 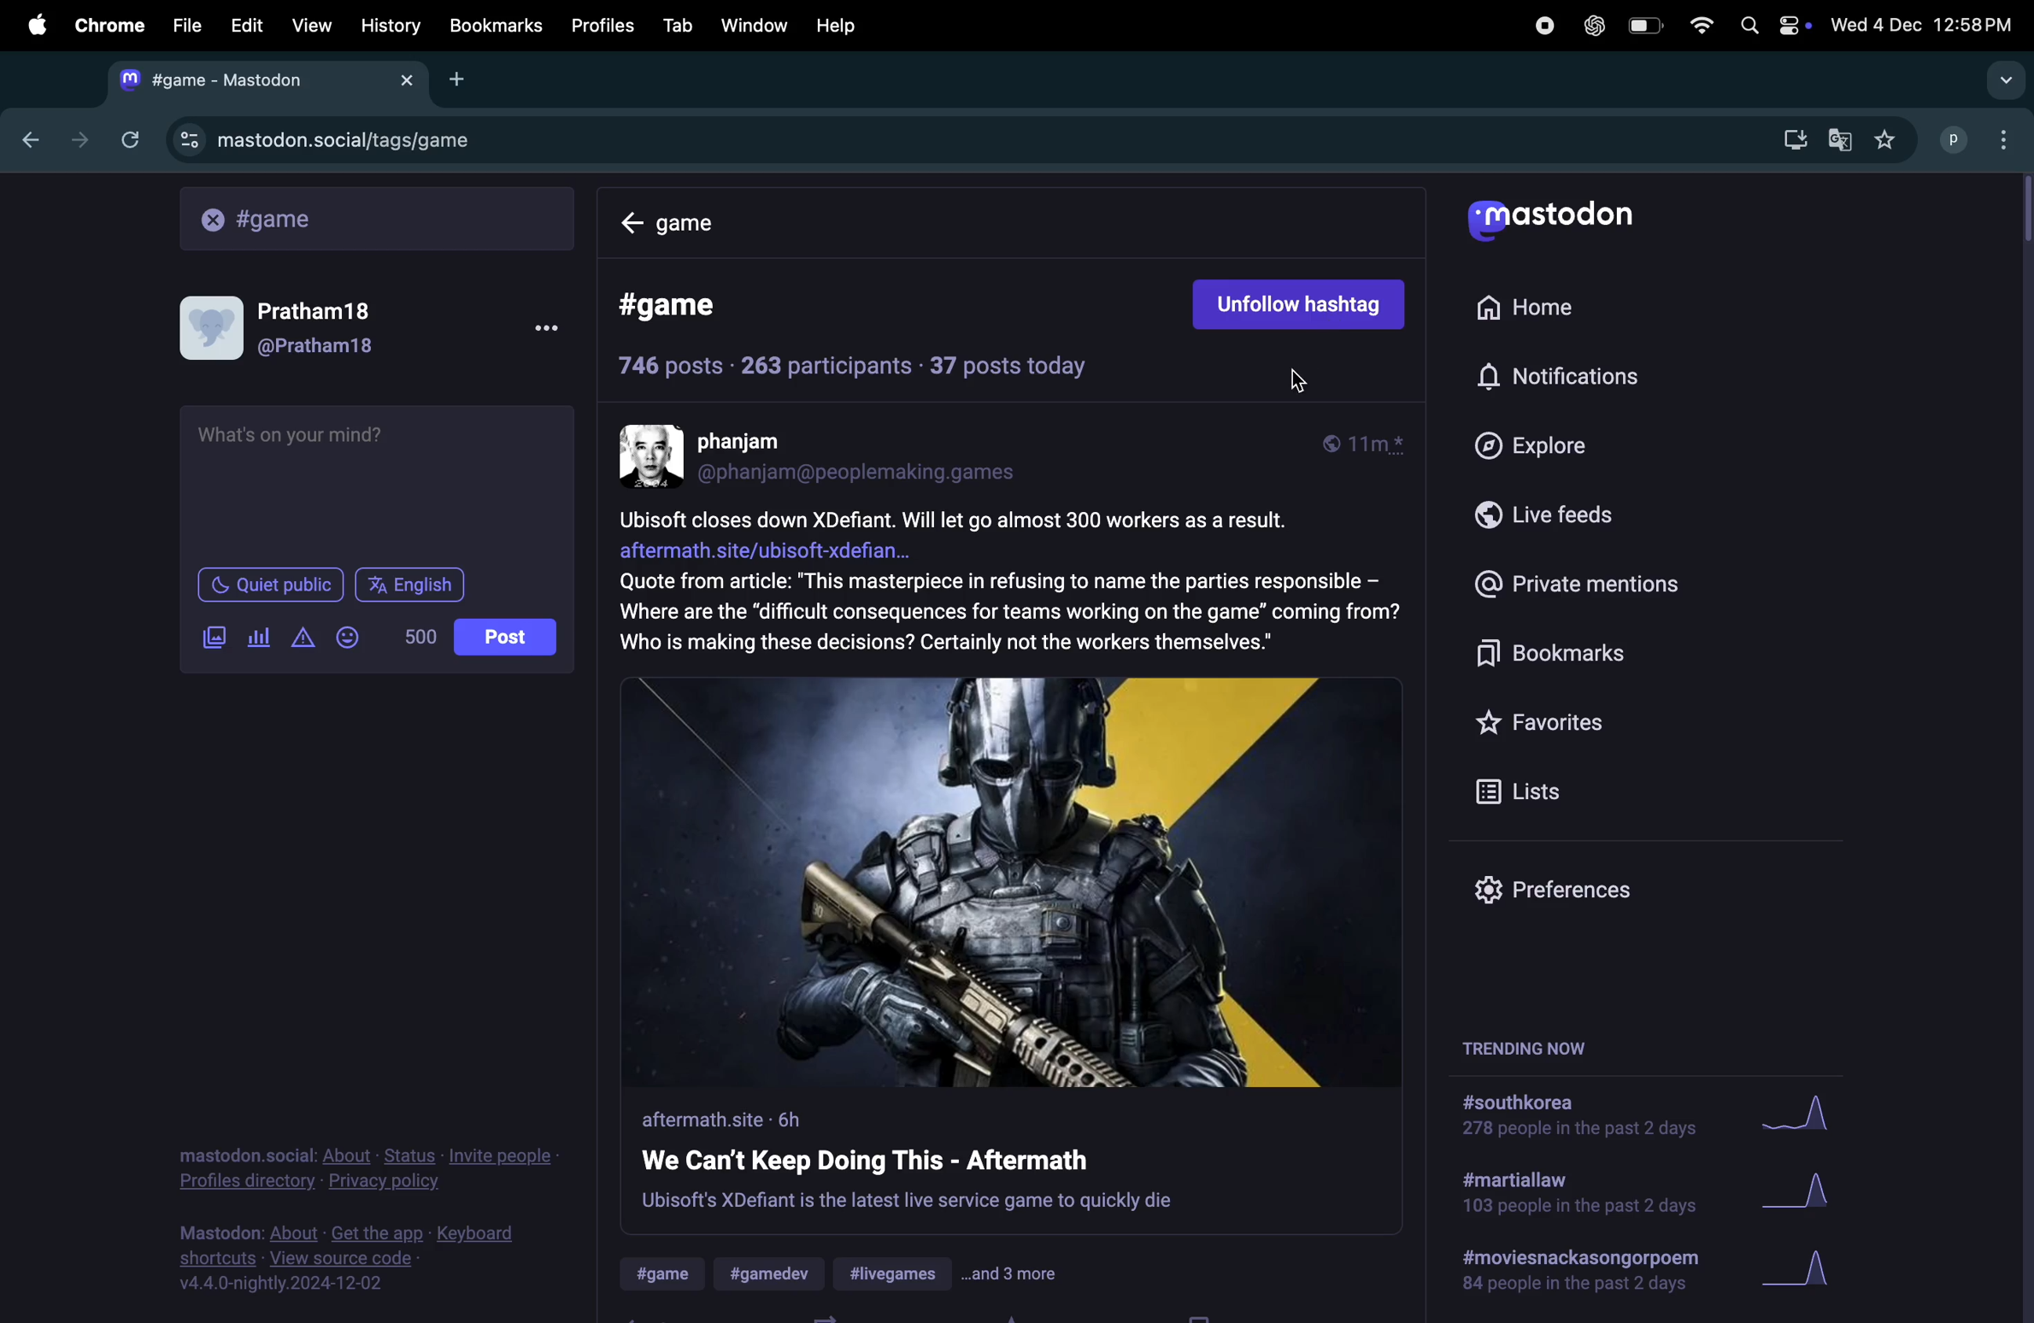 What do you see at coordinates (306, 638) in the screenshot?
I see `add alert` at bounding box center [306, 638].